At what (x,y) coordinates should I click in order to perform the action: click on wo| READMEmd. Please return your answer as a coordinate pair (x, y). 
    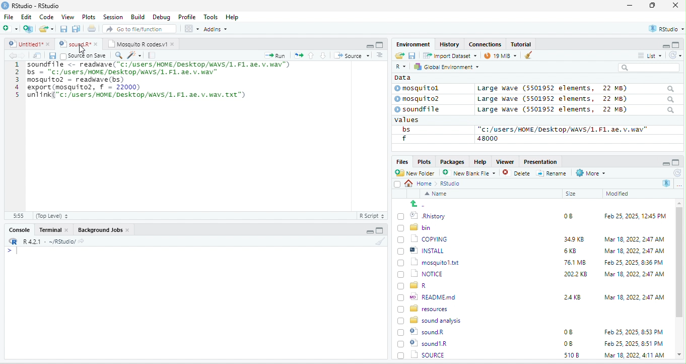
    Looking at the image, I should click on (429, 296).